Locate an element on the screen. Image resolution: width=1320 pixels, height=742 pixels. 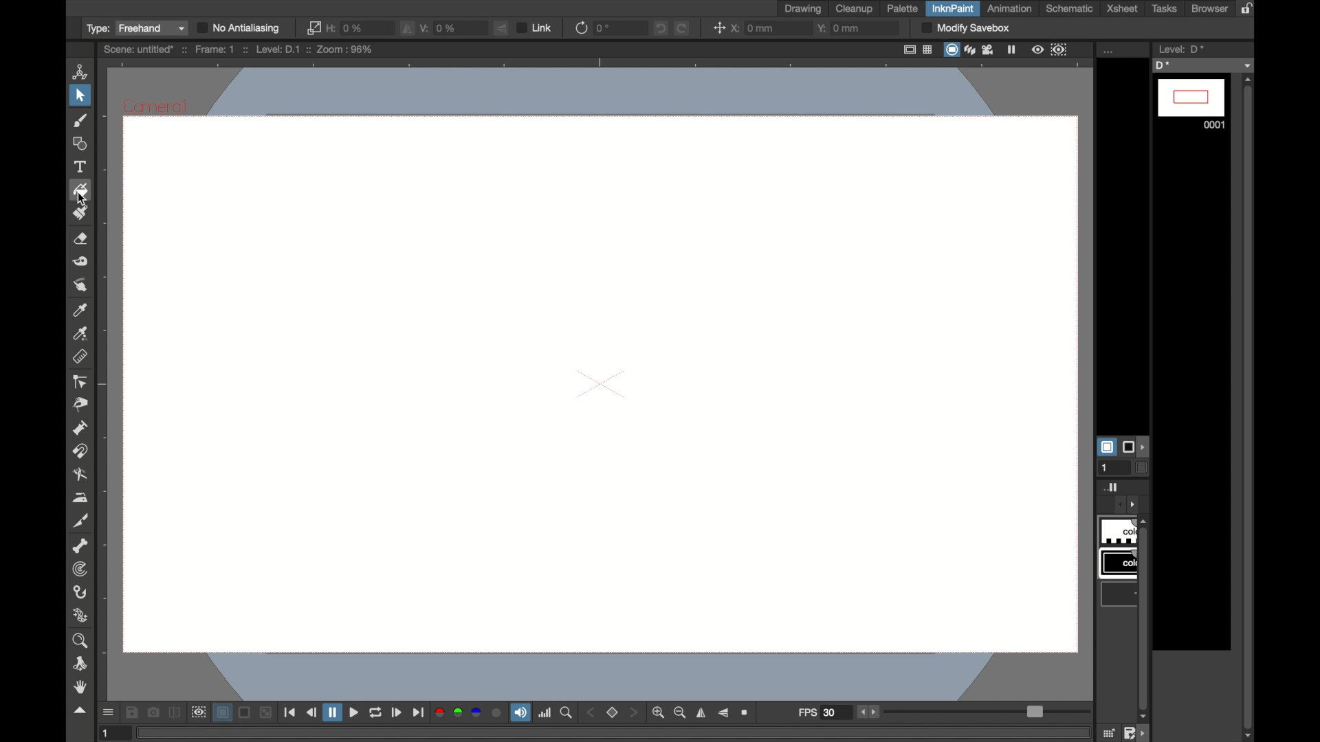
pinch tool is located at coordinates (82, 405).